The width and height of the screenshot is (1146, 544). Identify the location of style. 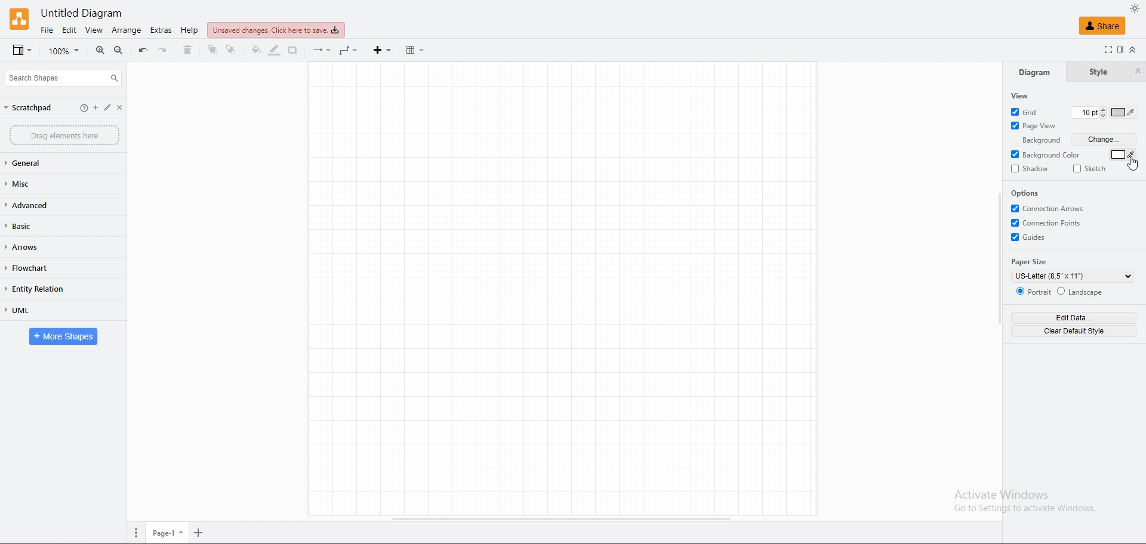
(1098, 72).